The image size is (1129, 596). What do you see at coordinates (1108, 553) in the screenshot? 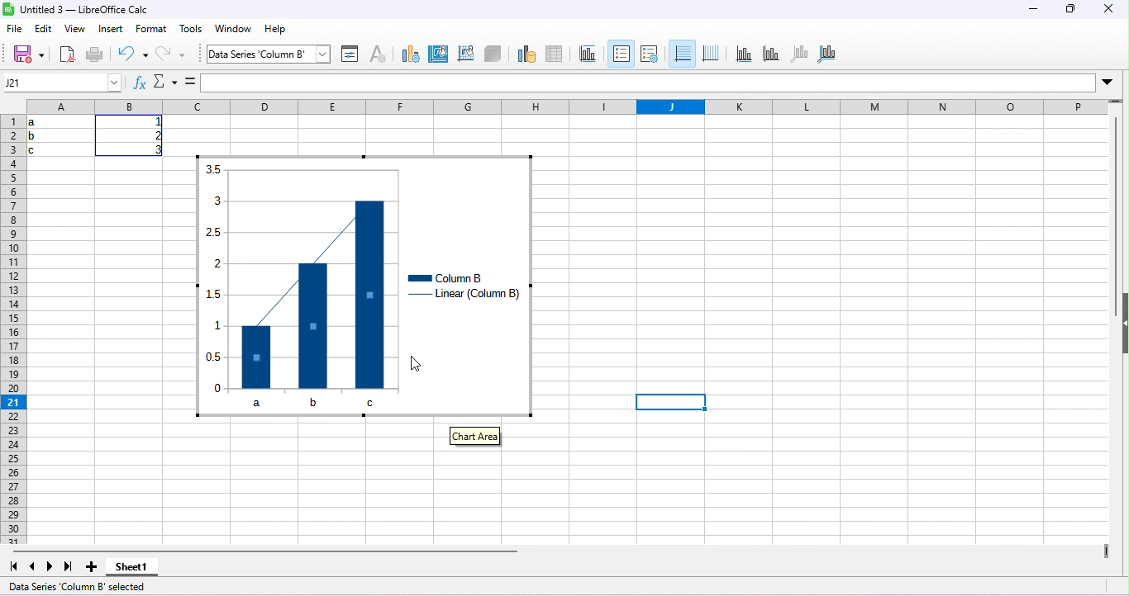
I see `view more columns` at bounding box center [1108, 553].